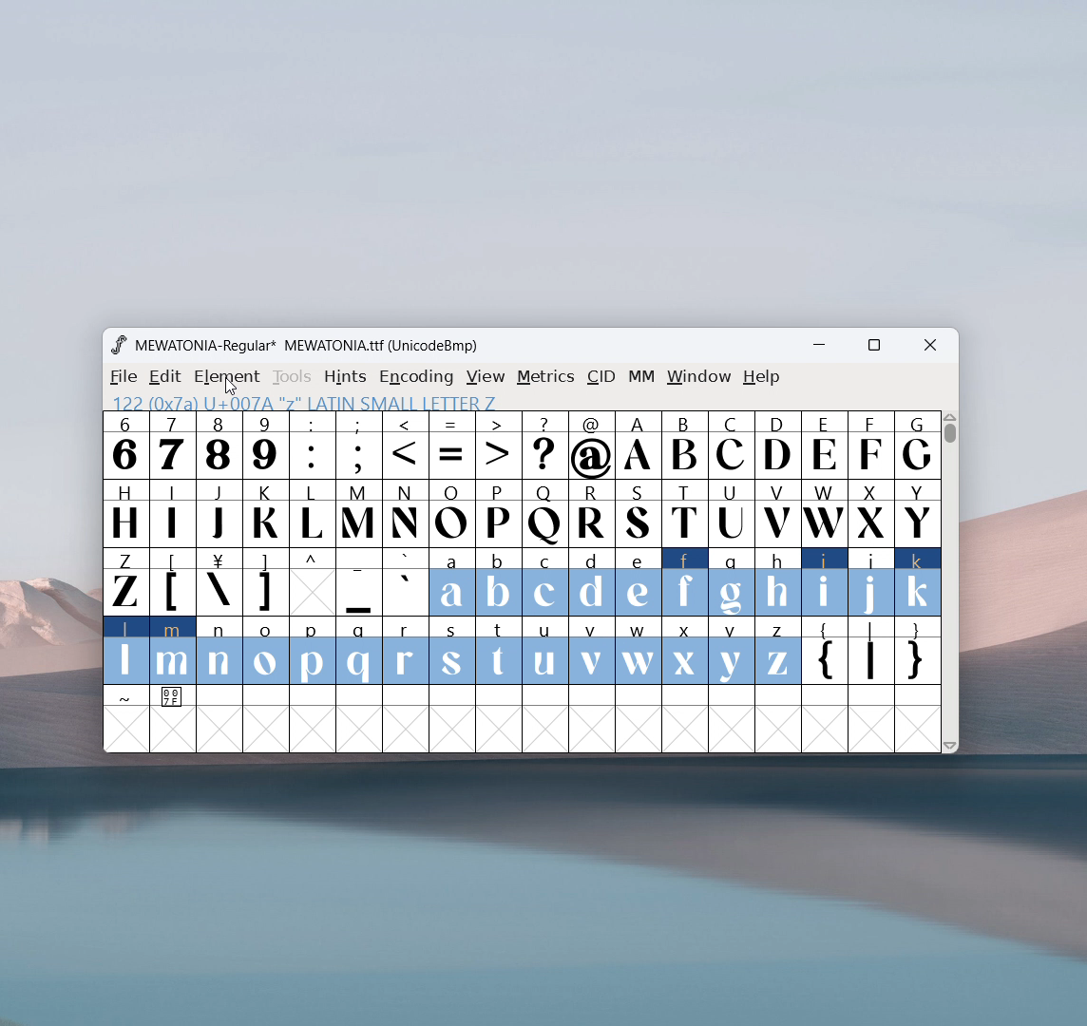 The image size is (1087, 1026). Describe the element at coordinates (730, 445) in the screenshot. I see `C` at that location.